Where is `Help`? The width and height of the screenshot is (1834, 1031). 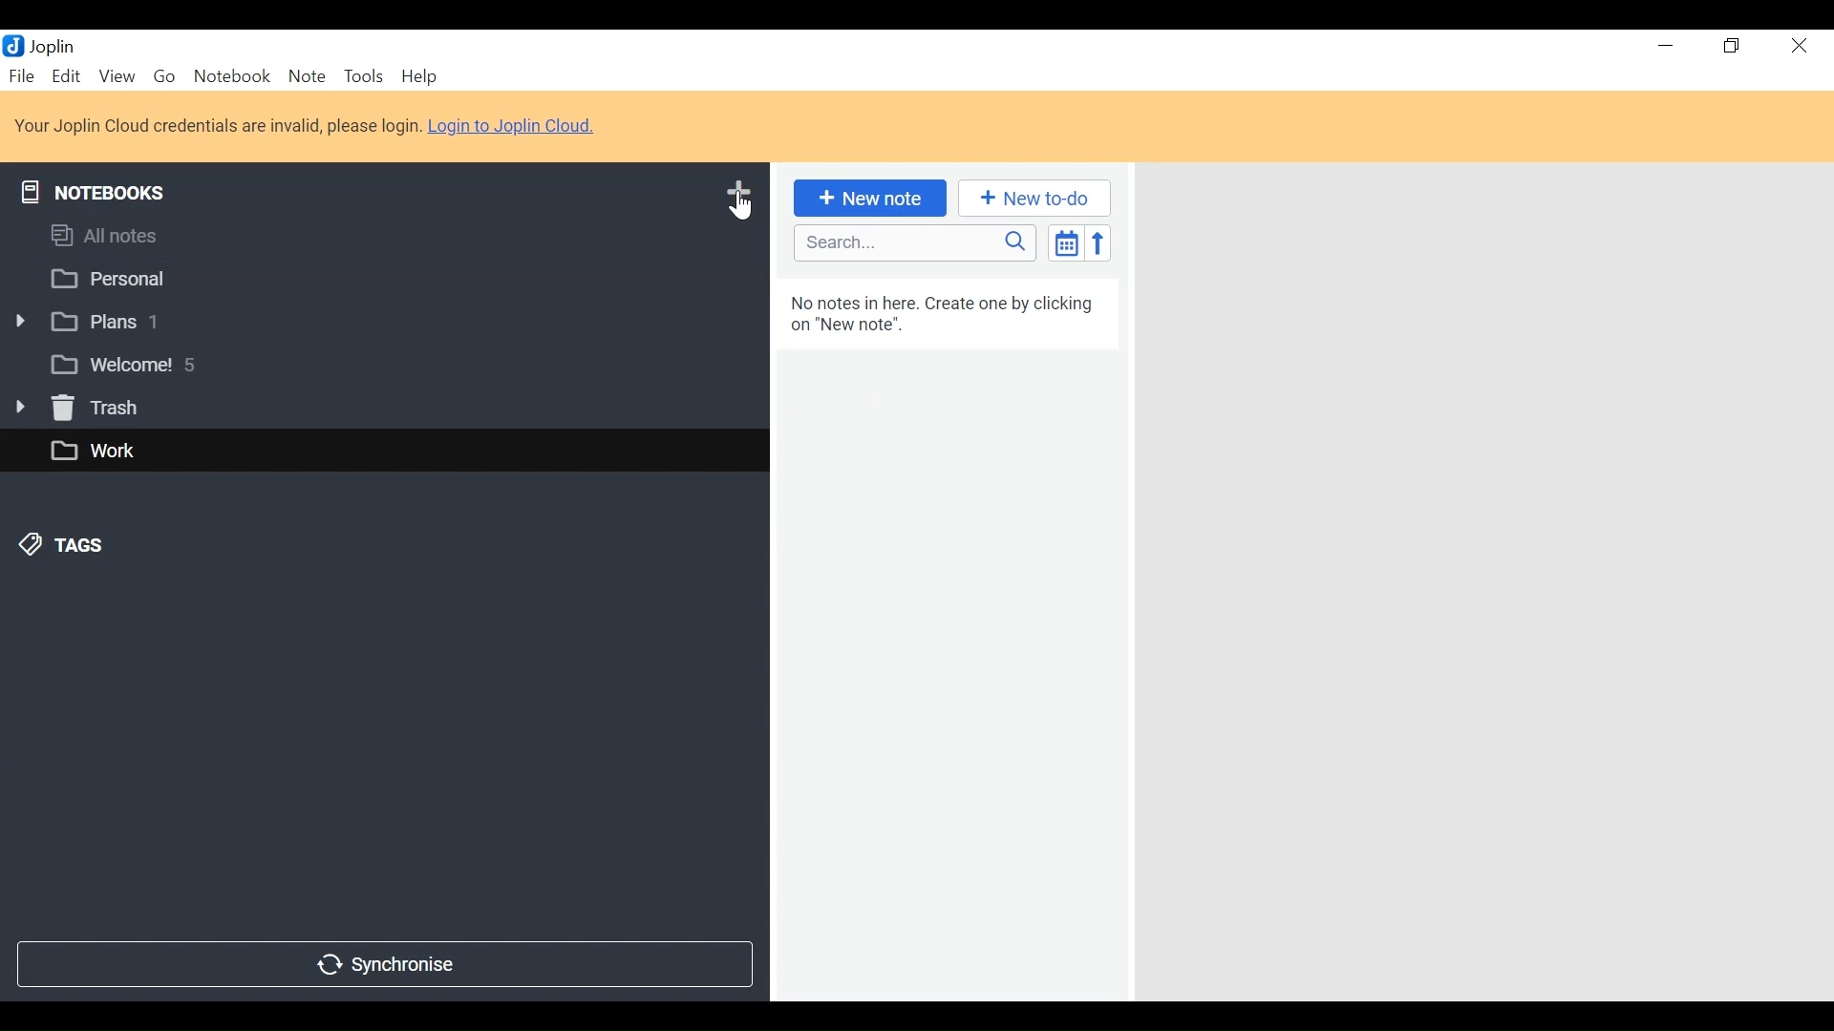
Help is located at coordinates (416, 75).